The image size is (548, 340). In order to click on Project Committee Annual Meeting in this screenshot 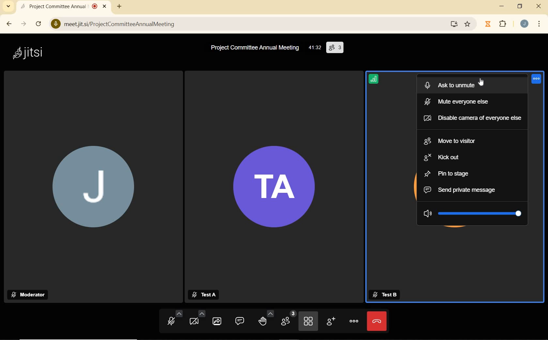, I will do `click(253, 48)`.